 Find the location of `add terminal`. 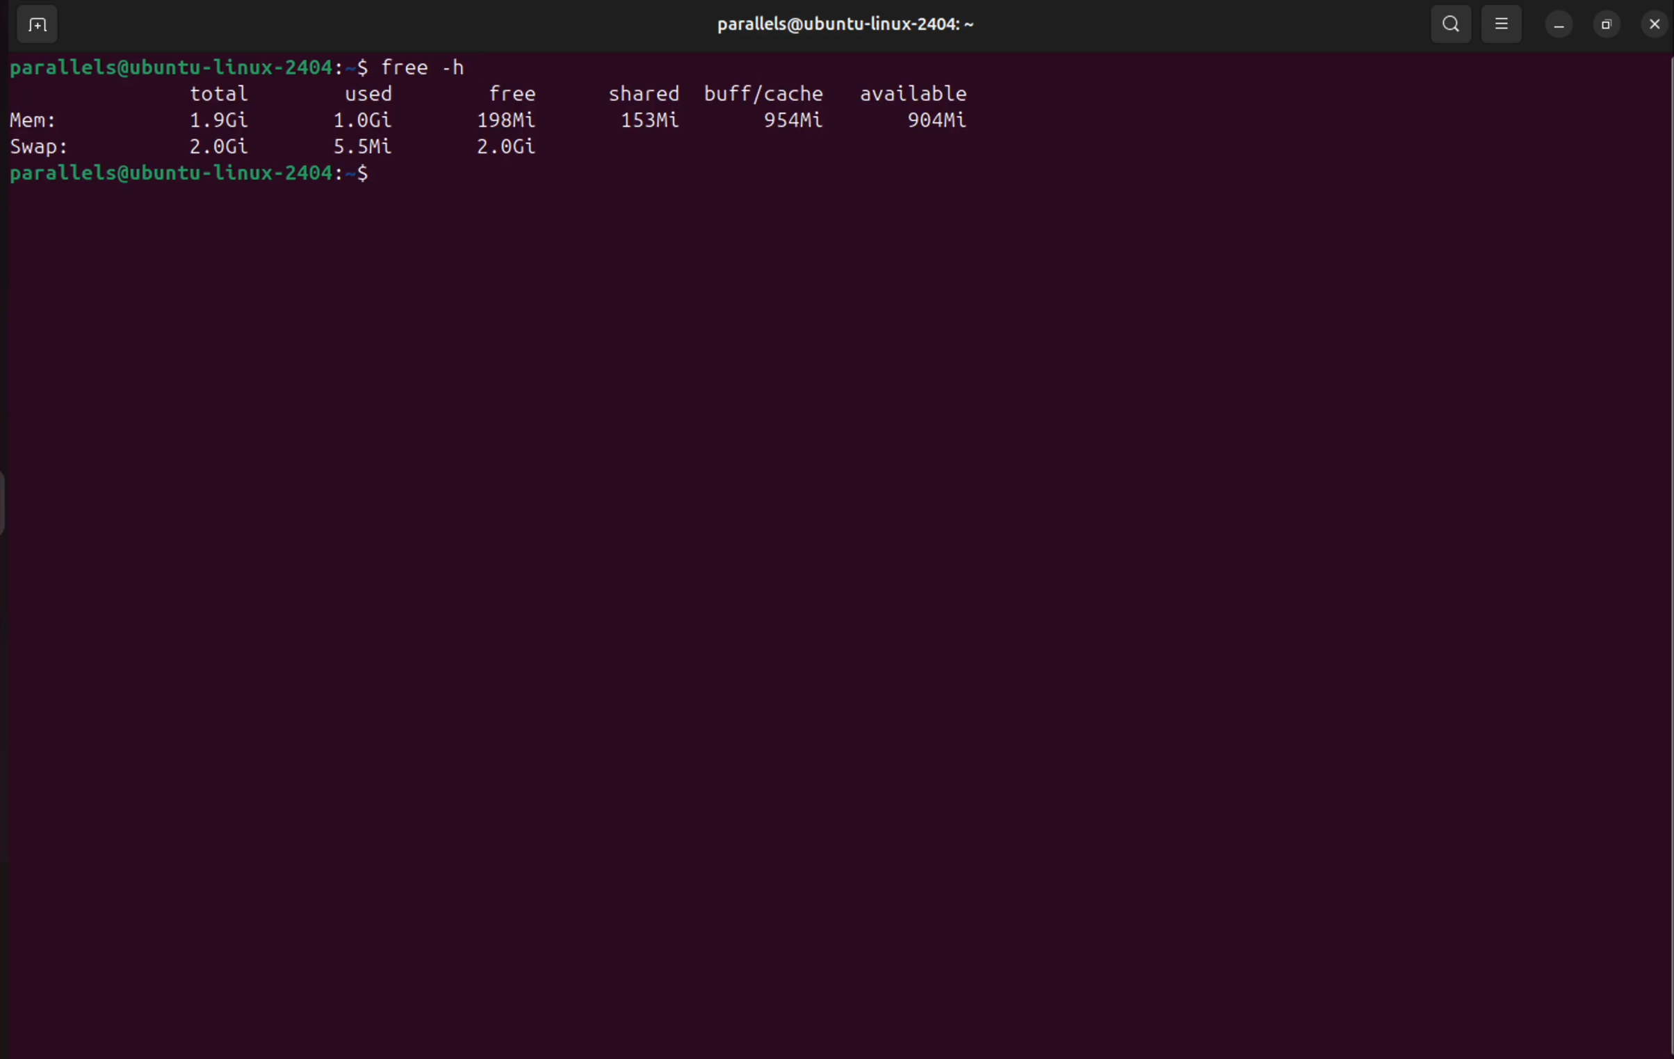

add terminal is located at coordinates (33, 26).